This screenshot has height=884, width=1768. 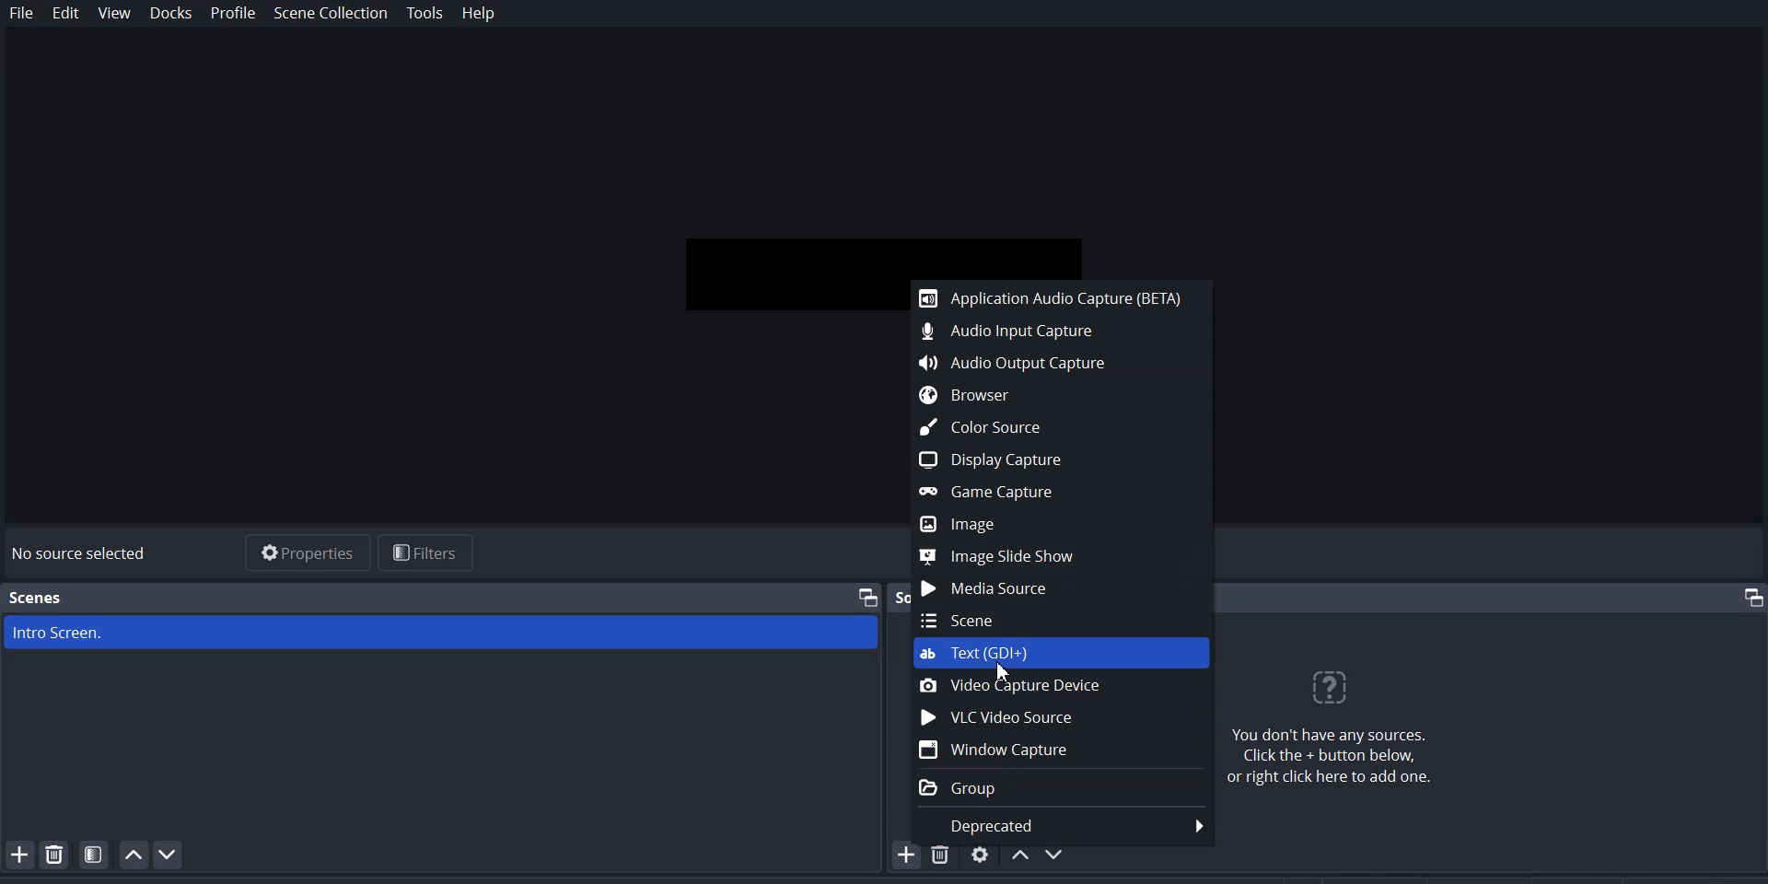 What do you see at coordinates (1003, 673) in the screenshot?
I see `Cursor` at bounding box center [1003, 673].